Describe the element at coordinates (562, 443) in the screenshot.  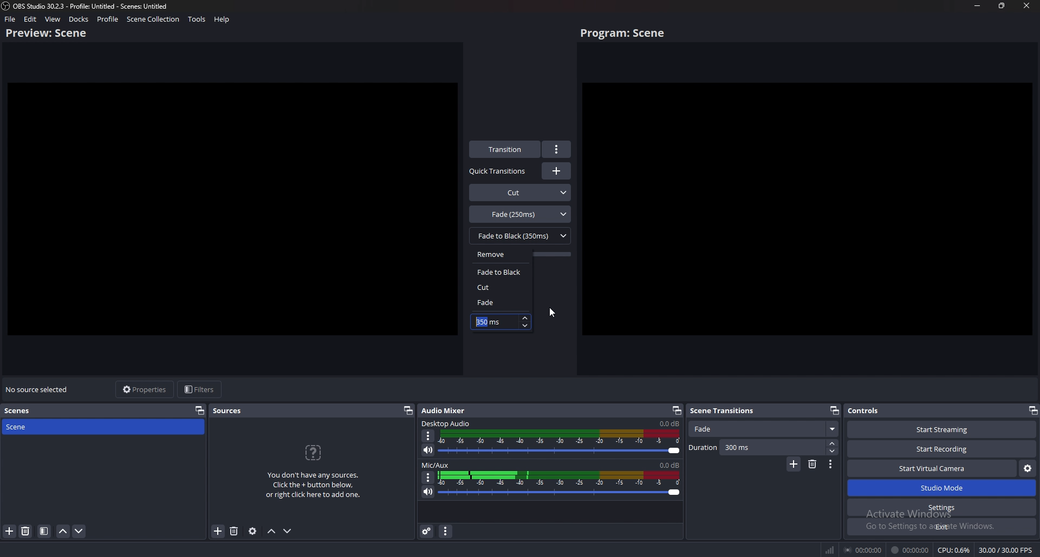
I see `Desktop audio sound bar` at that location.